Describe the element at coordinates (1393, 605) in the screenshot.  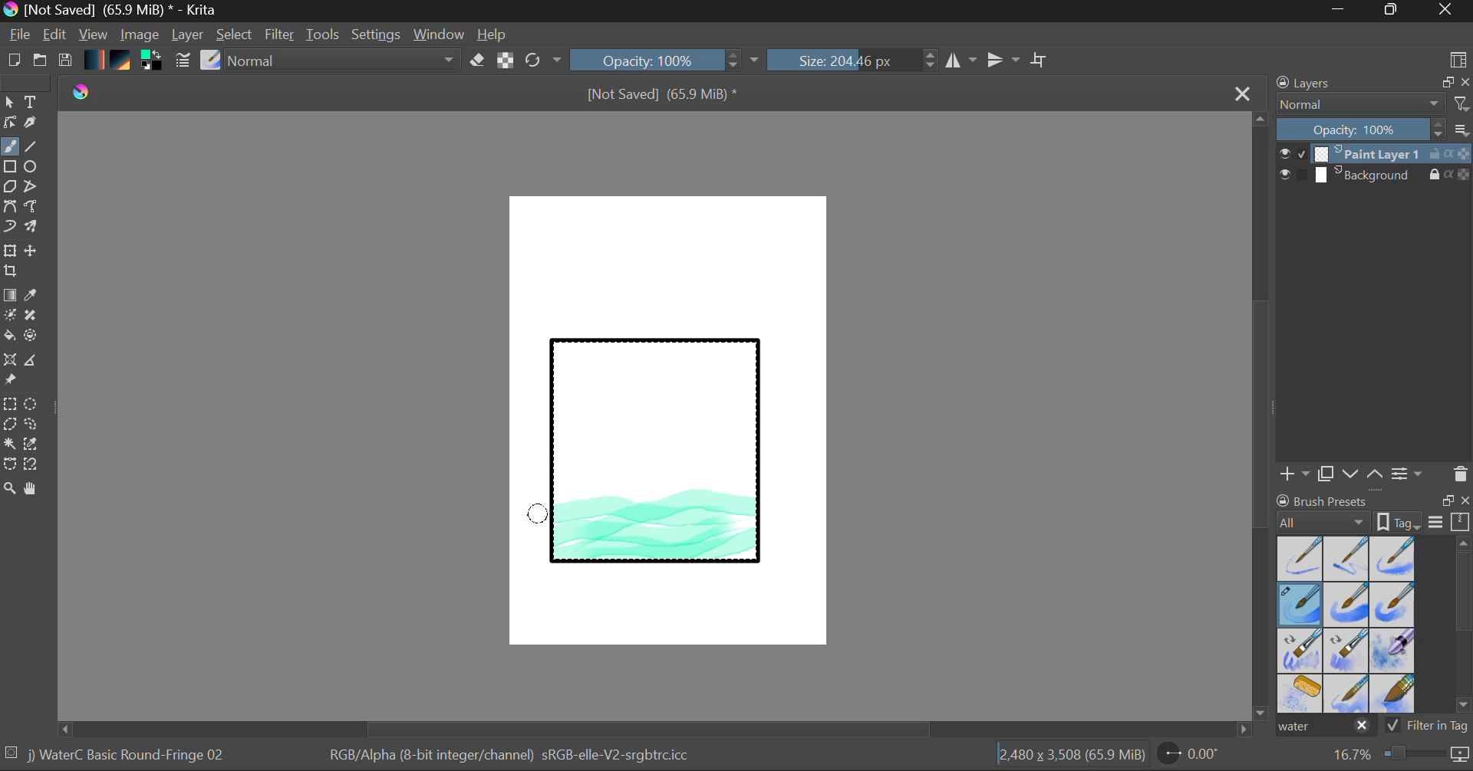
I see `Water C - Grunge` at that location.